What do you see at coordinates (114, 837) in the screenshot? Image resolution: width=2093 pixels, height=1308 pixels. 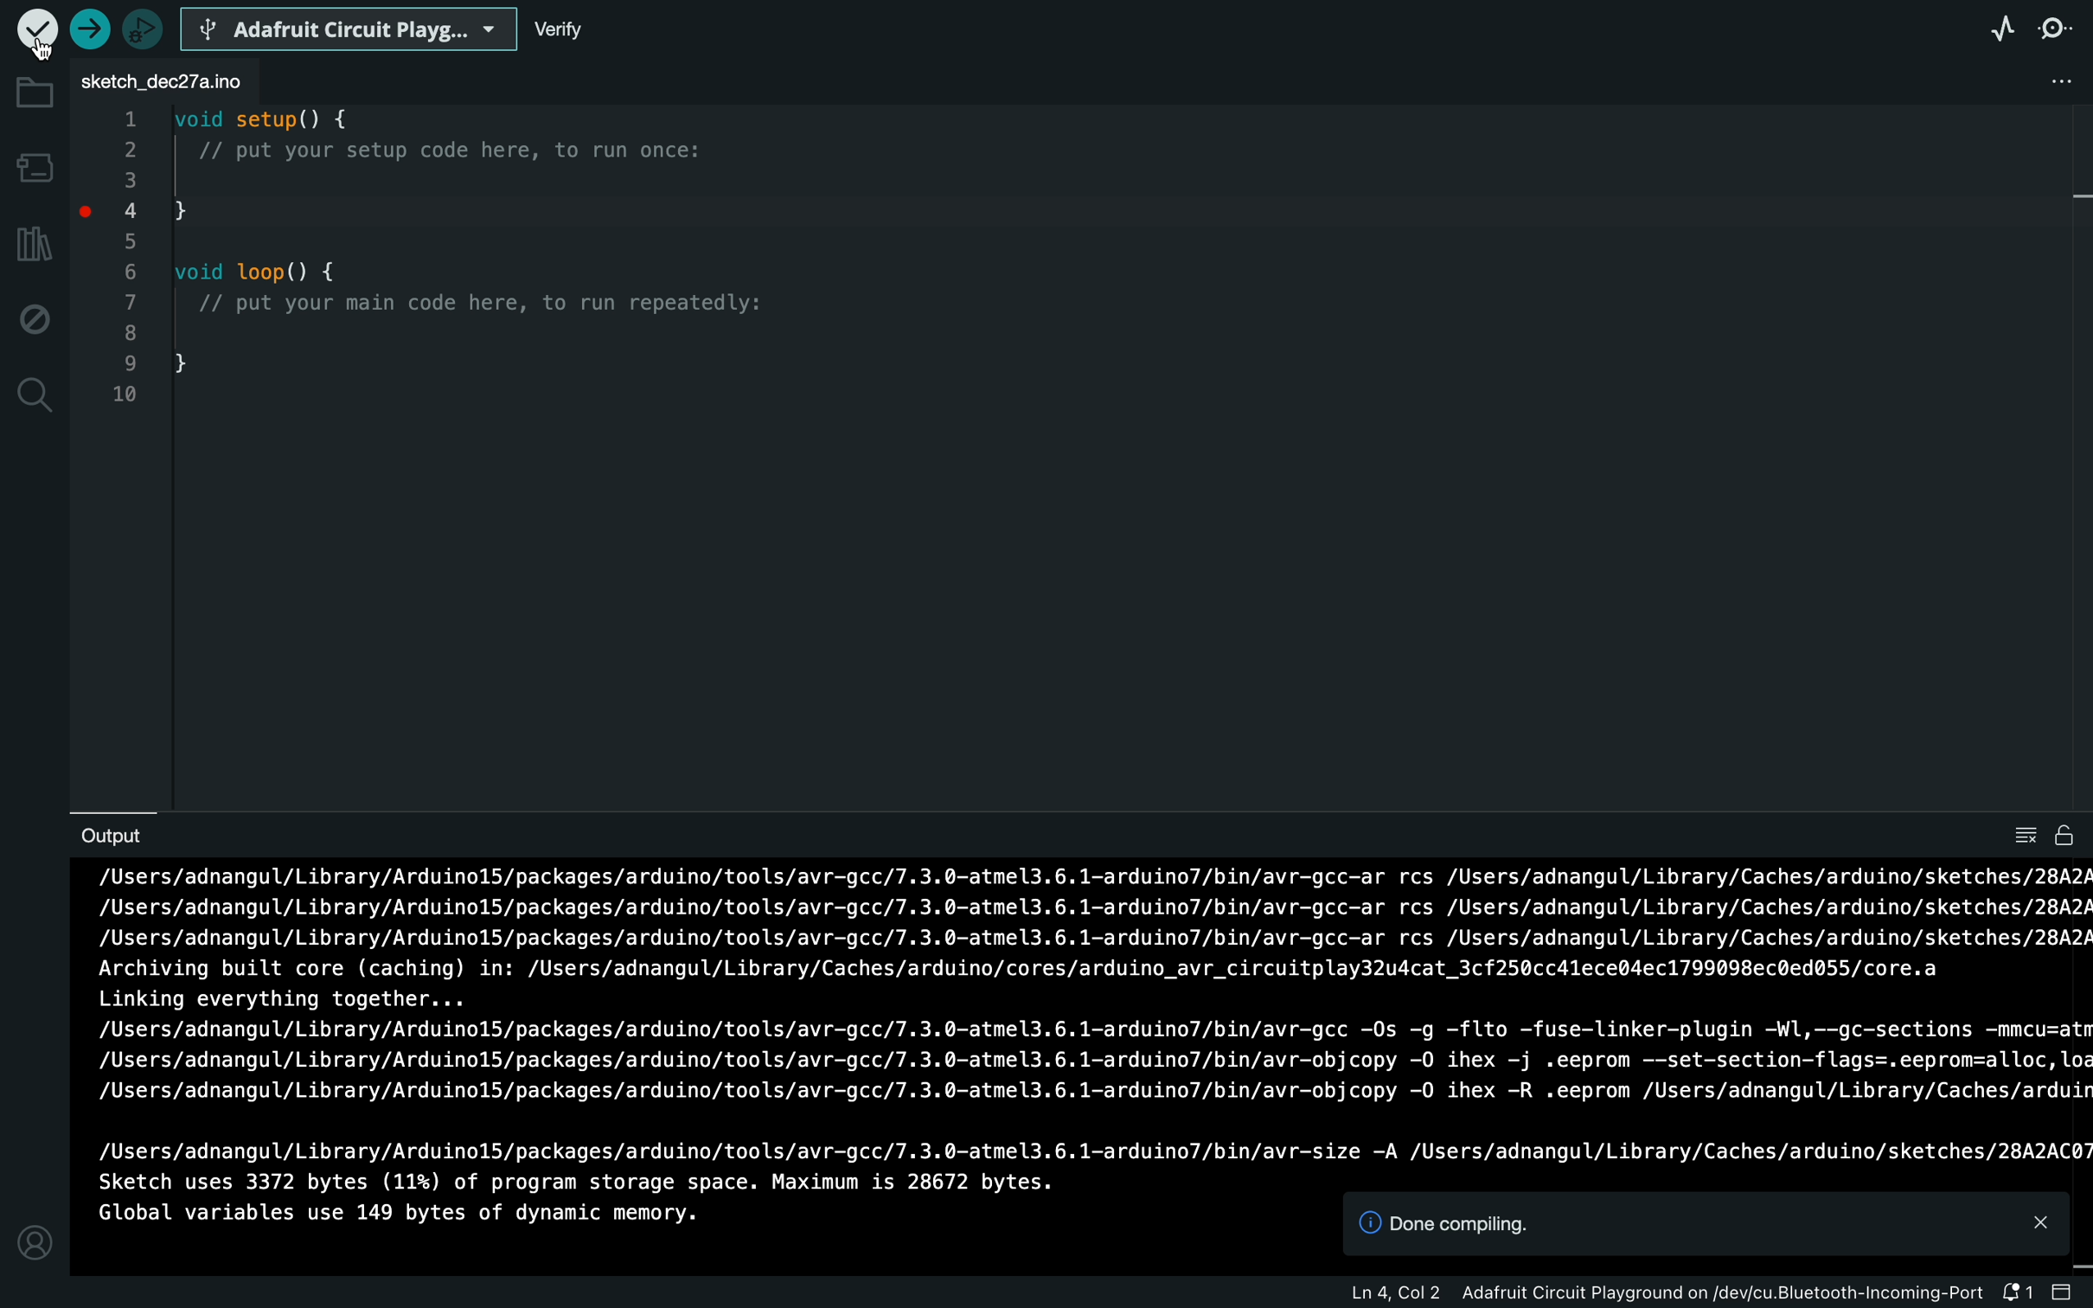 I see `output` at bounding box center [114, 837].